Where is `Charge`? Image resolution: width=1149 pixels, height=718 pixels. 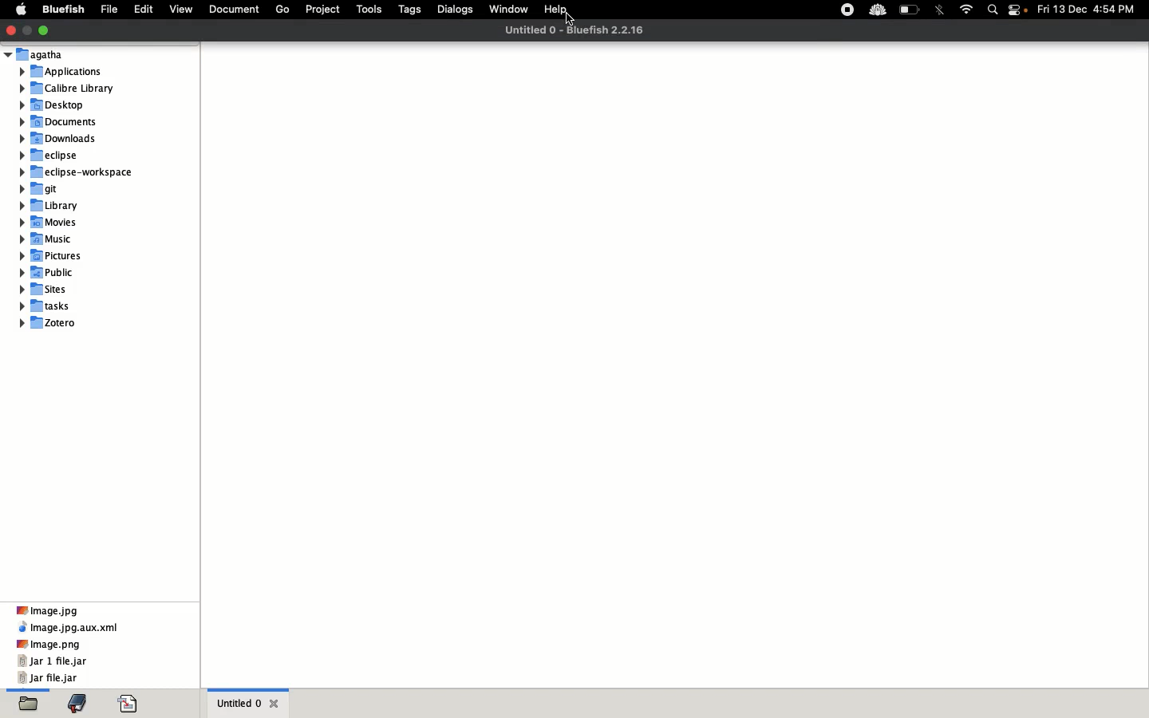
Charge is located at coordinates (910, 10).